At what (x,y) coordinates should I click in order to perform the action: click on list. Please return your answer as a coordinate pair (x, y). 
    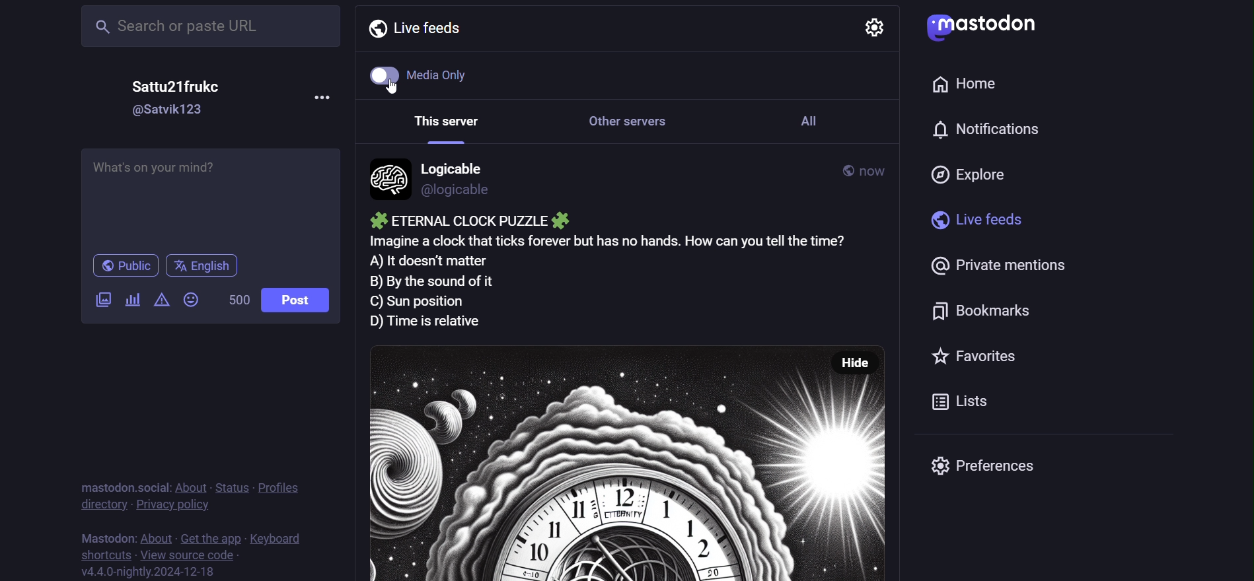
    Looking at the image, I should click on (965, 403).